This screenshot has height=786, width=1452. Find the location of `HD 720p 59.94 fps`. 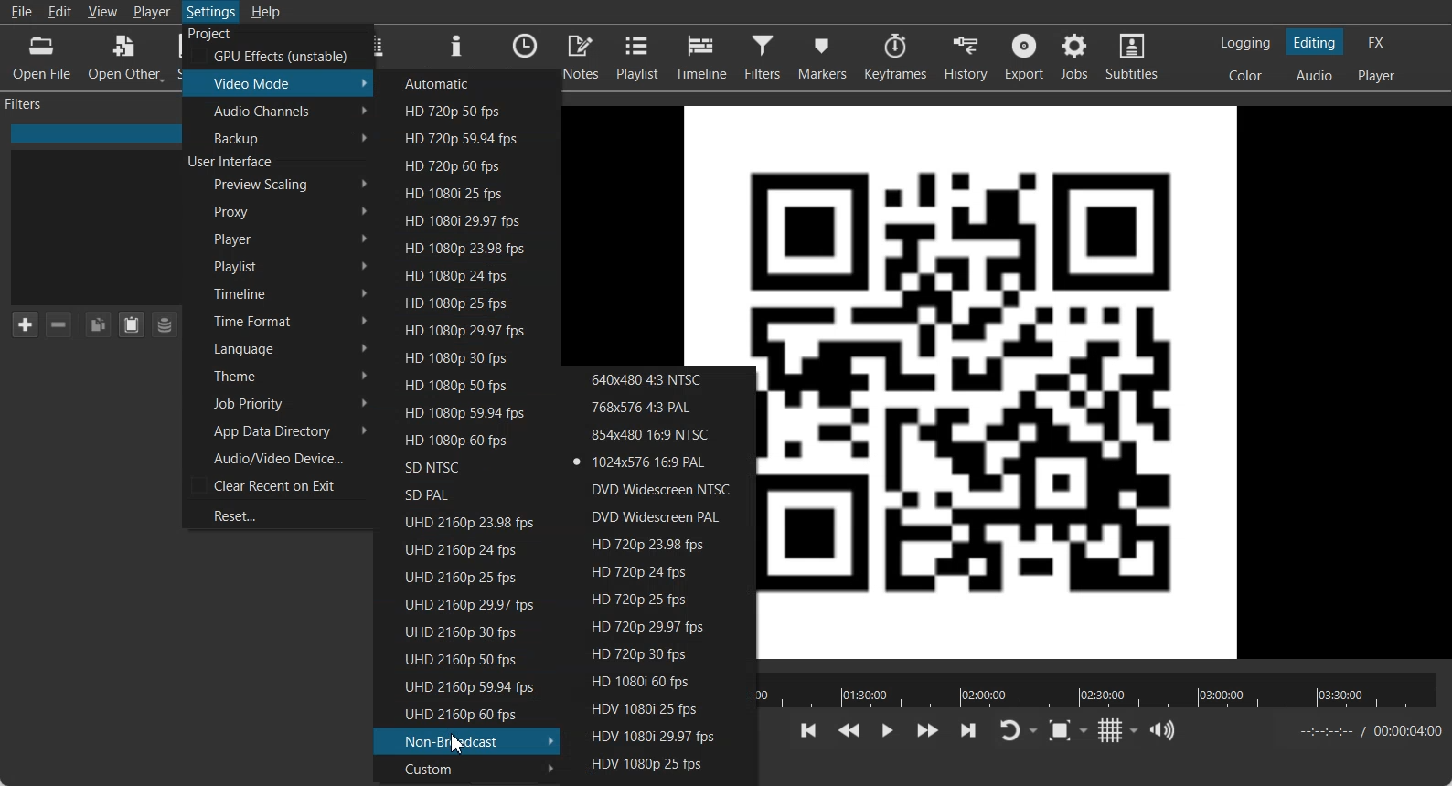

HD 720p 59.94 fps is located at coordinates (465, 137).